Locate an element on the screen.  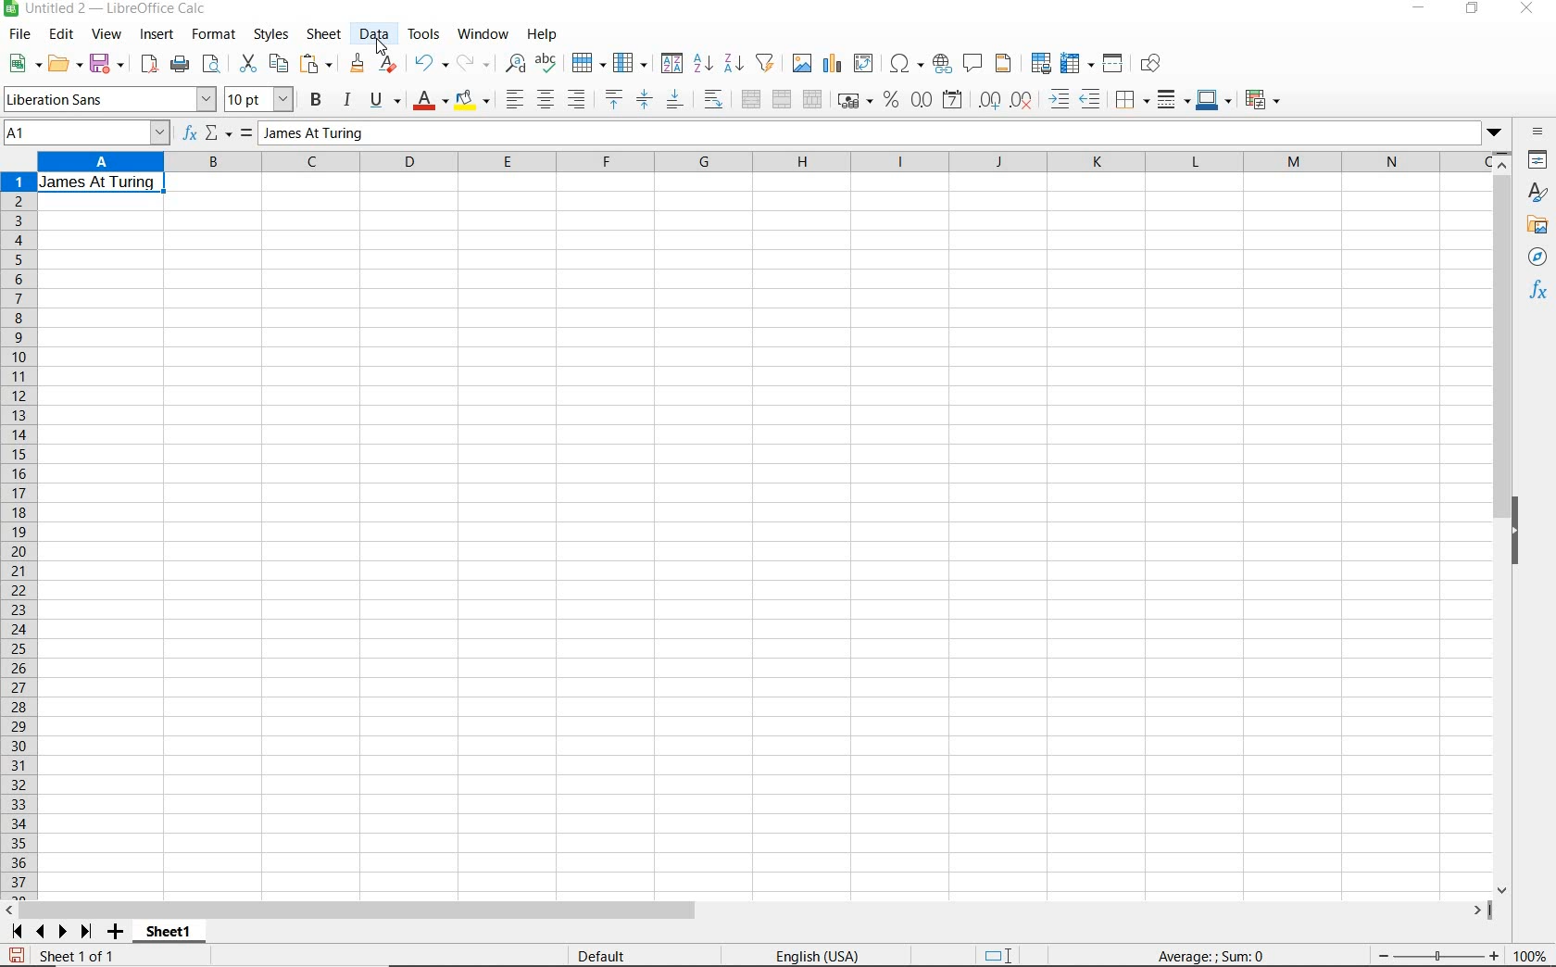
sort ascending is located at coordinates (702, 64).